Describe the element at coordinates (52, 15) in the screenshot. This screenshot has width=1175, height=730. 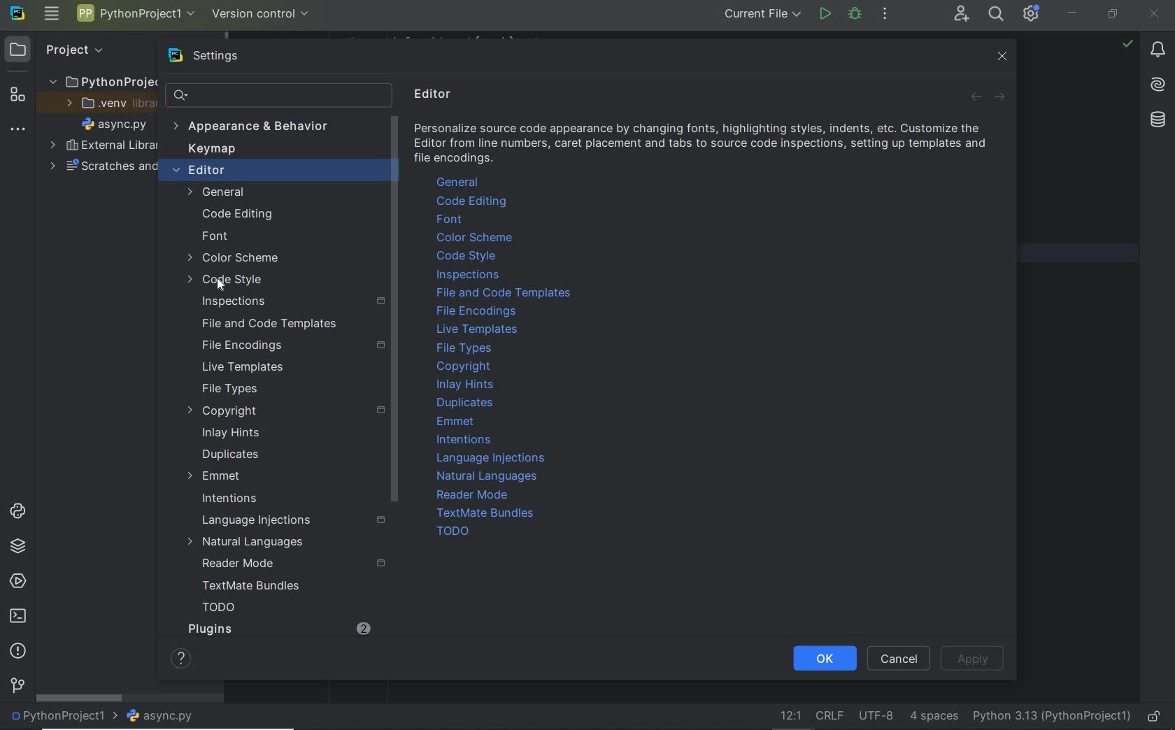
I see `main menu` at that location.